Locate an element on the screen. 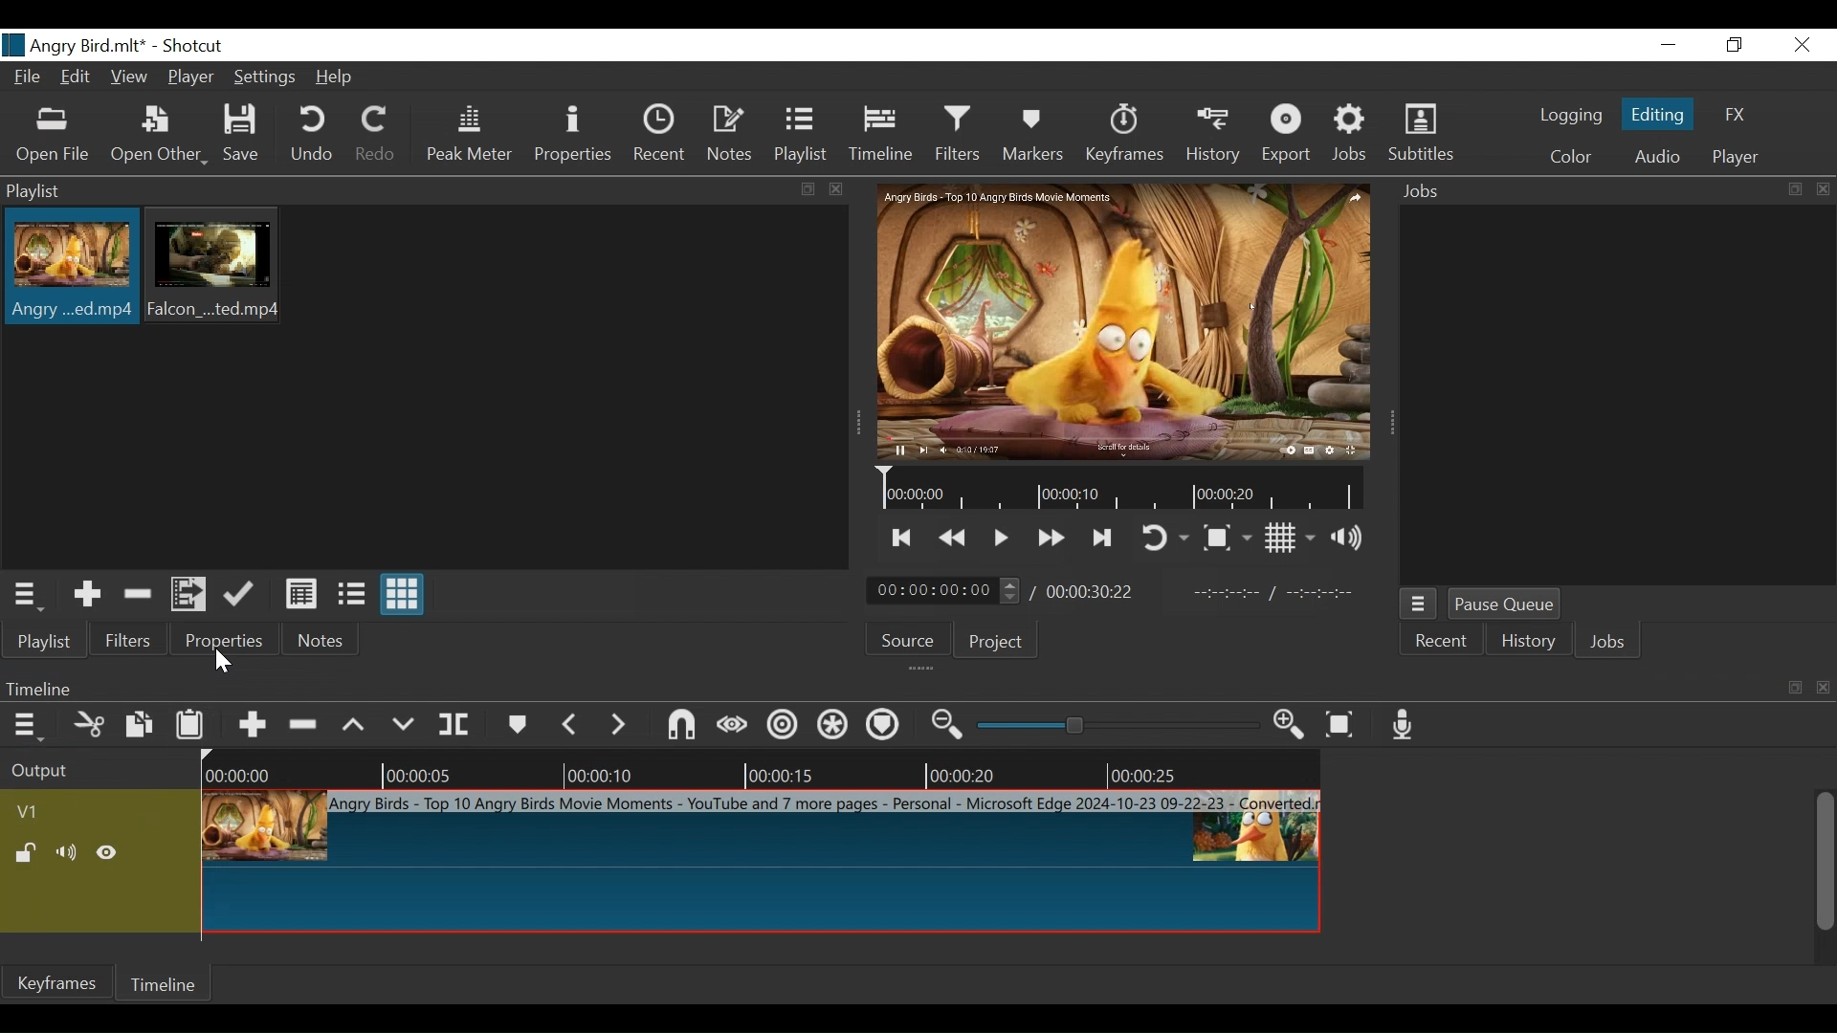 This screenshot has height=1033, width=1837. Toggle display grid on player is located at coordinates (1291, 538).